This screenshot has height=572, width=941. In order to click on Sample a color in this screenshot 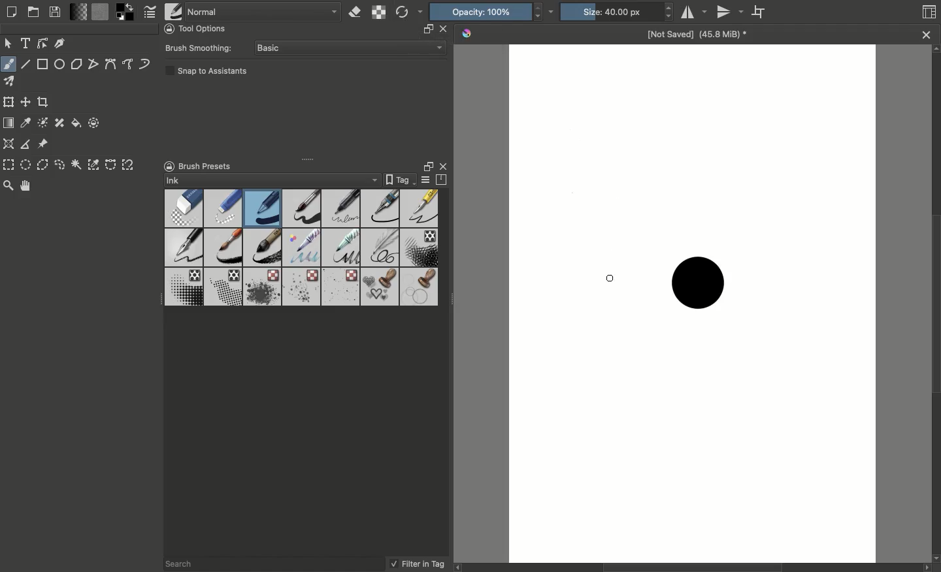, I will do `click(27, 123)`.